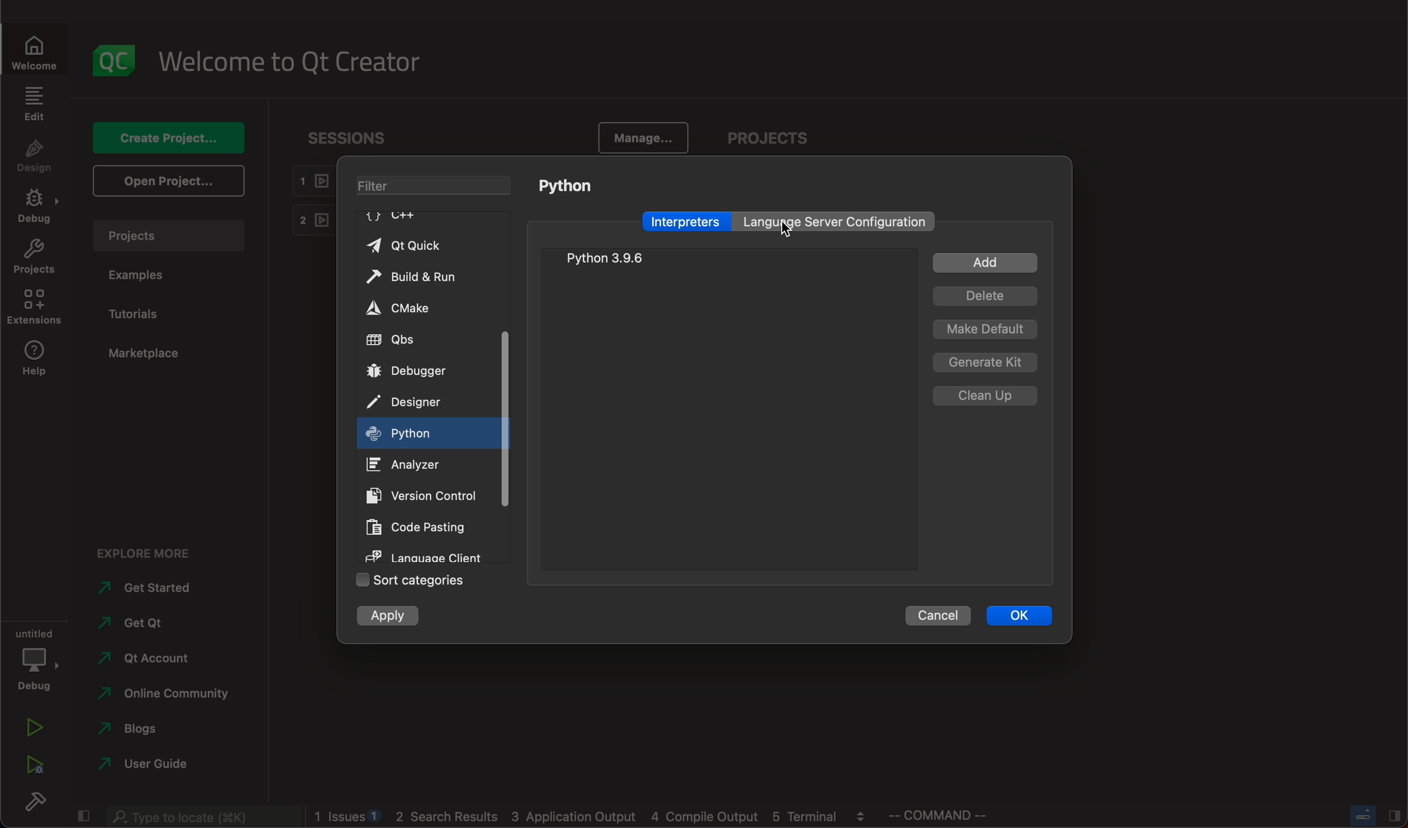 This screenshot has height=828, width=1408. Describe the element at coordinates (34, 801) in the screenshot. I see `build` at that location.